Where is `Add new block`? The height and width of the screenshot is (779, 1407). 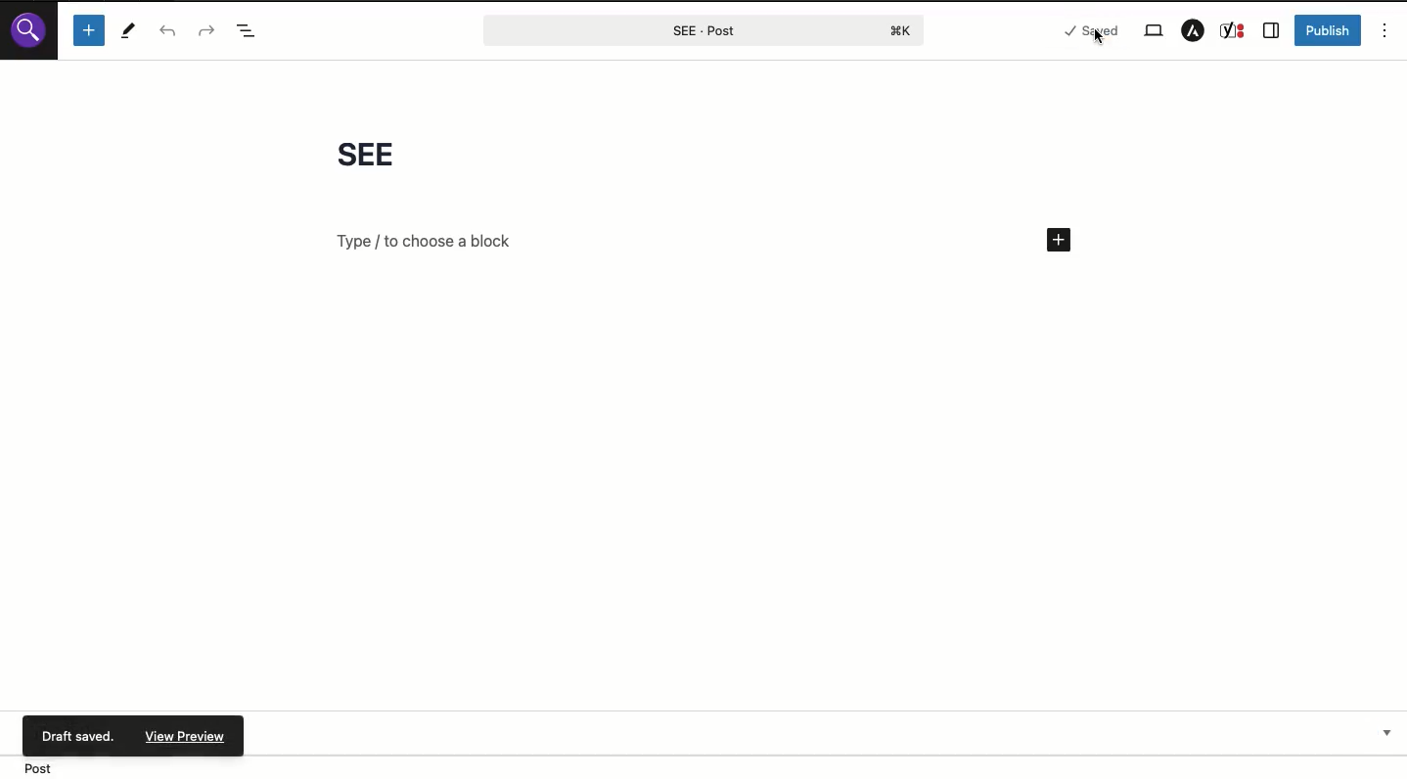 Add new block is located at coordinates (90, 31).